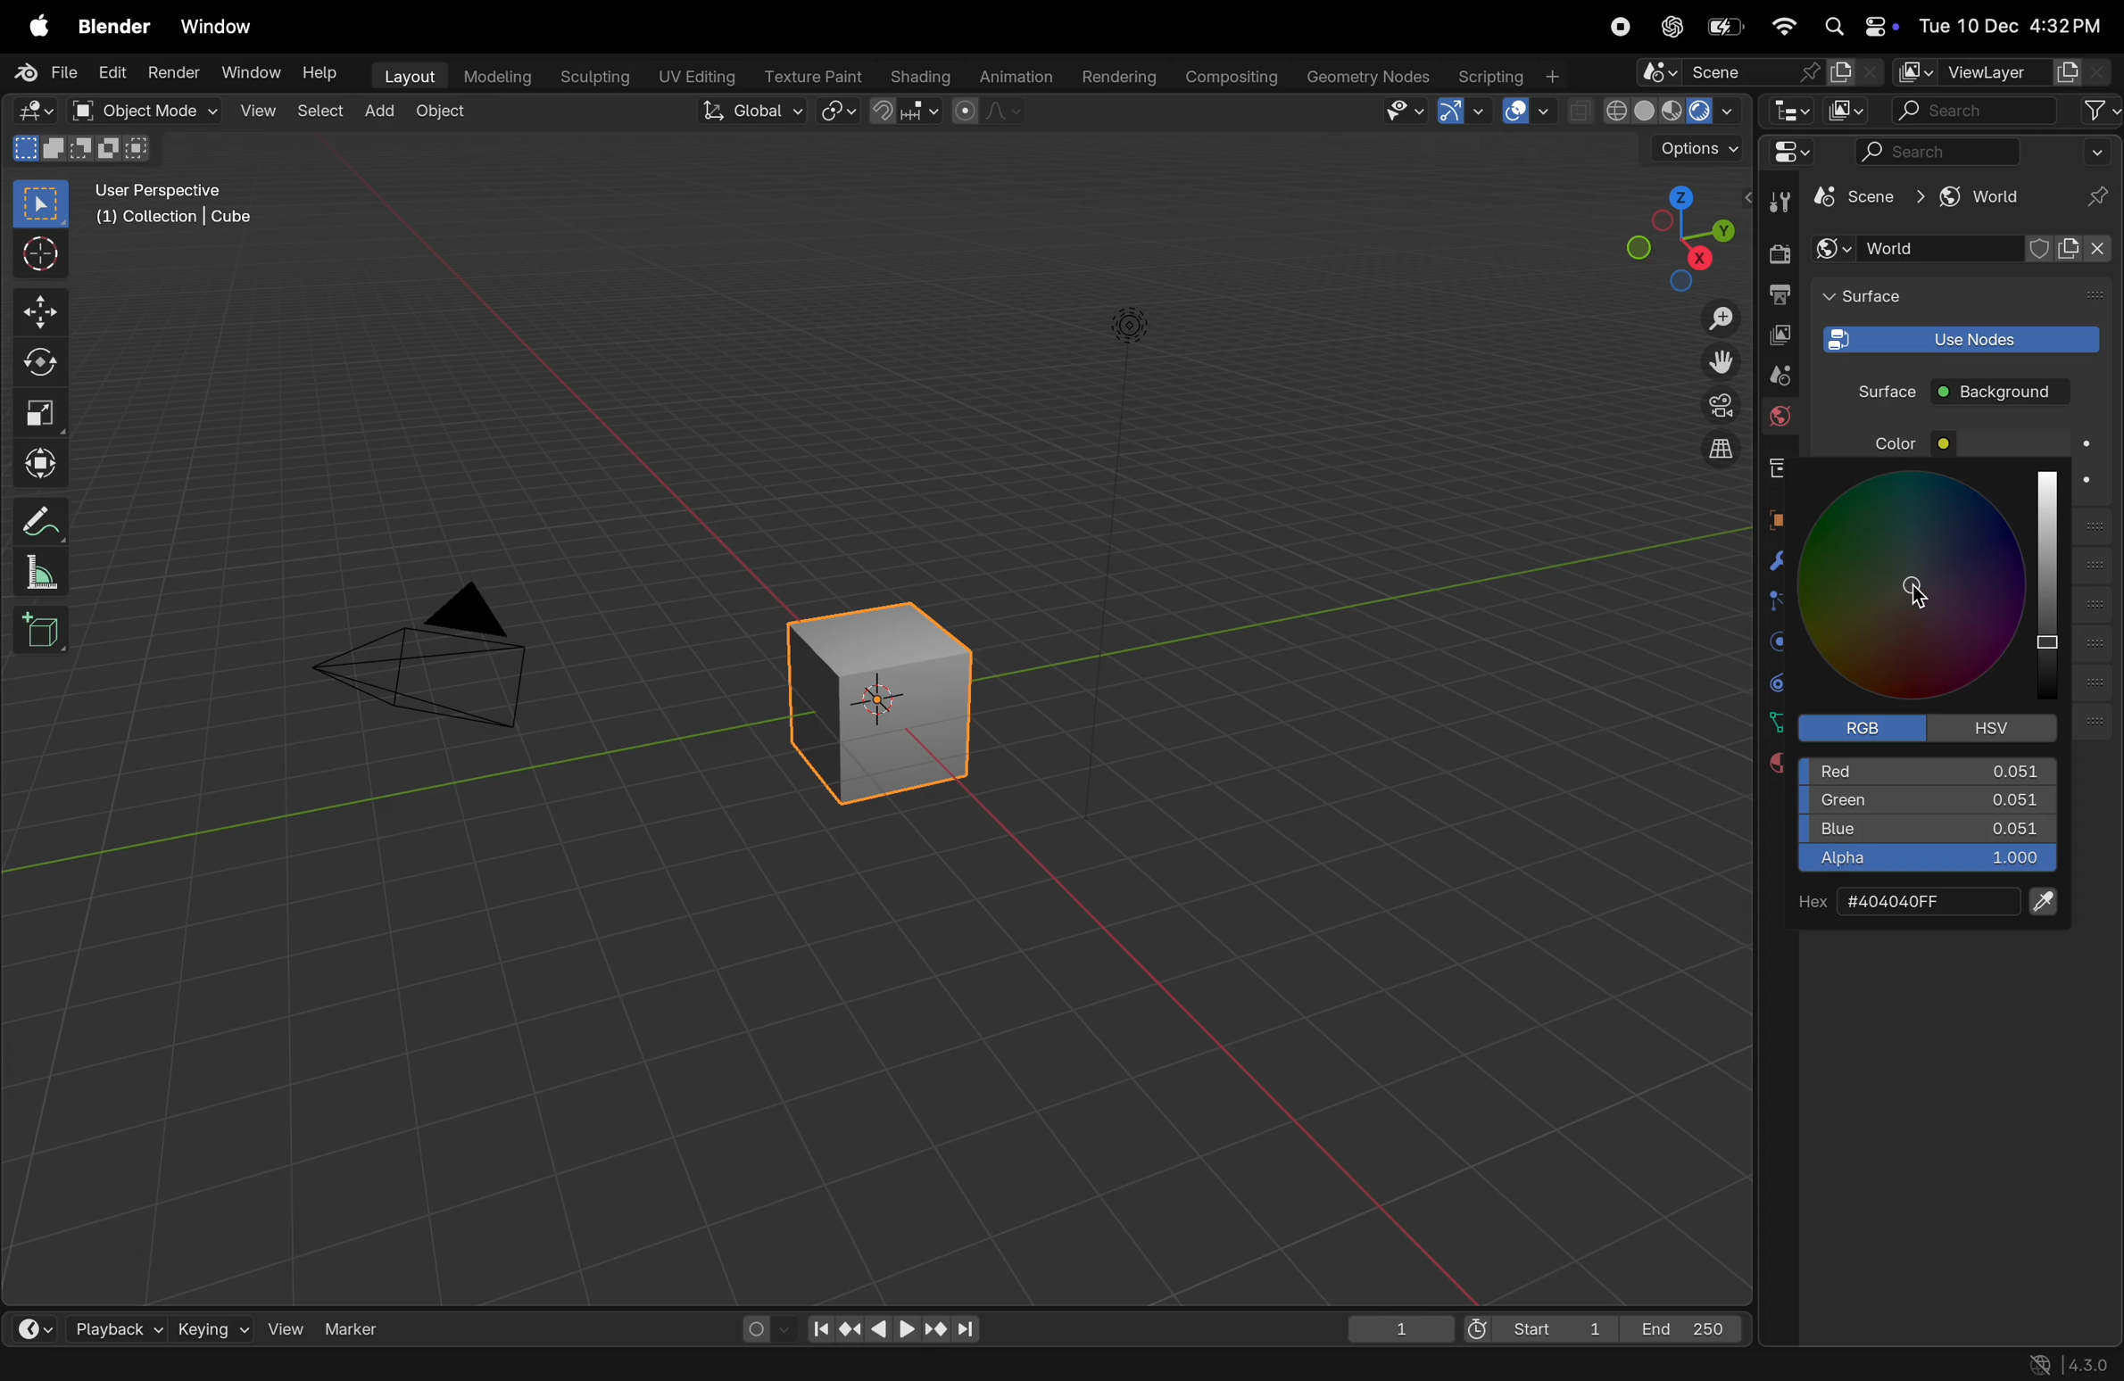 The image size is (2124, 1381). Describe the element at coordinates (1513, 75) in the screenshot. I see `scripting` at that location.